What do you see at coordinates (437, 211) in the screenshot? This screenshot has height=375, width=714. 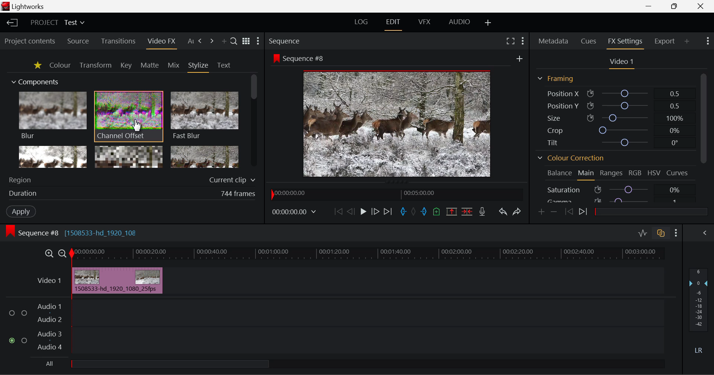 I see `Mark Cue` at bounding box center [437, 211].